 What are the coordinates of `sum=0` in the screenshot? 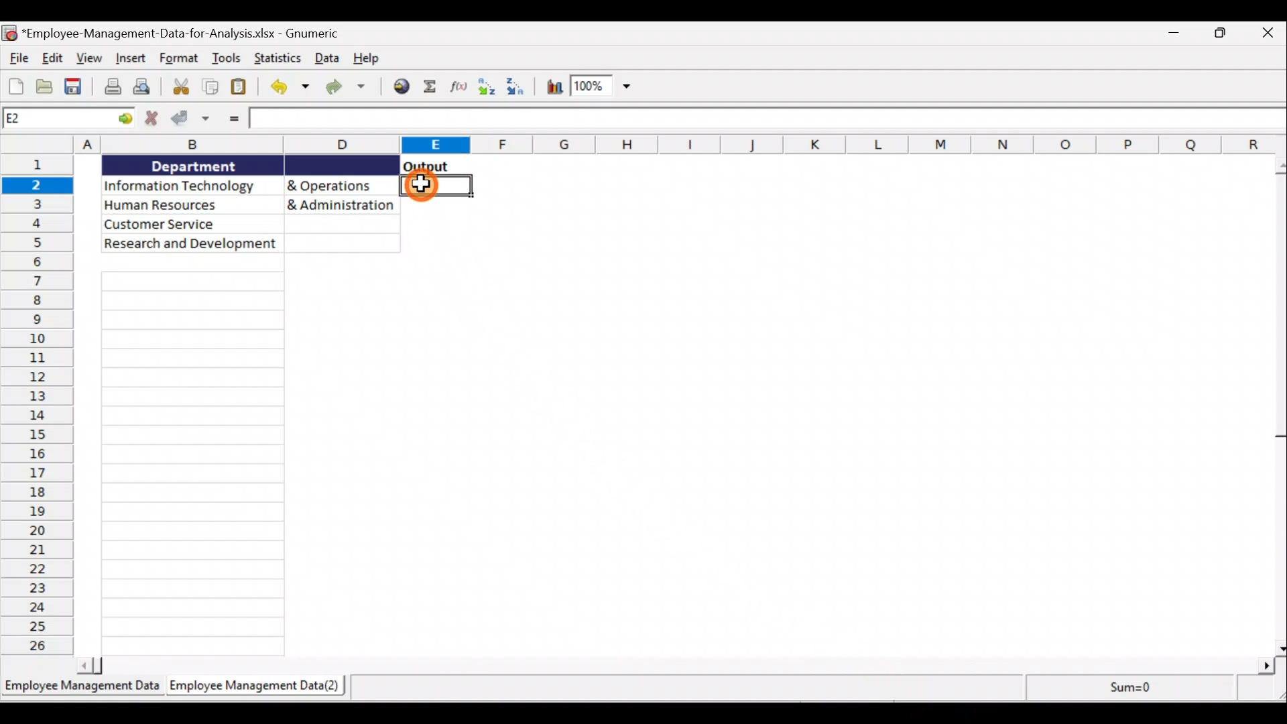 It's located at (1123, 686).